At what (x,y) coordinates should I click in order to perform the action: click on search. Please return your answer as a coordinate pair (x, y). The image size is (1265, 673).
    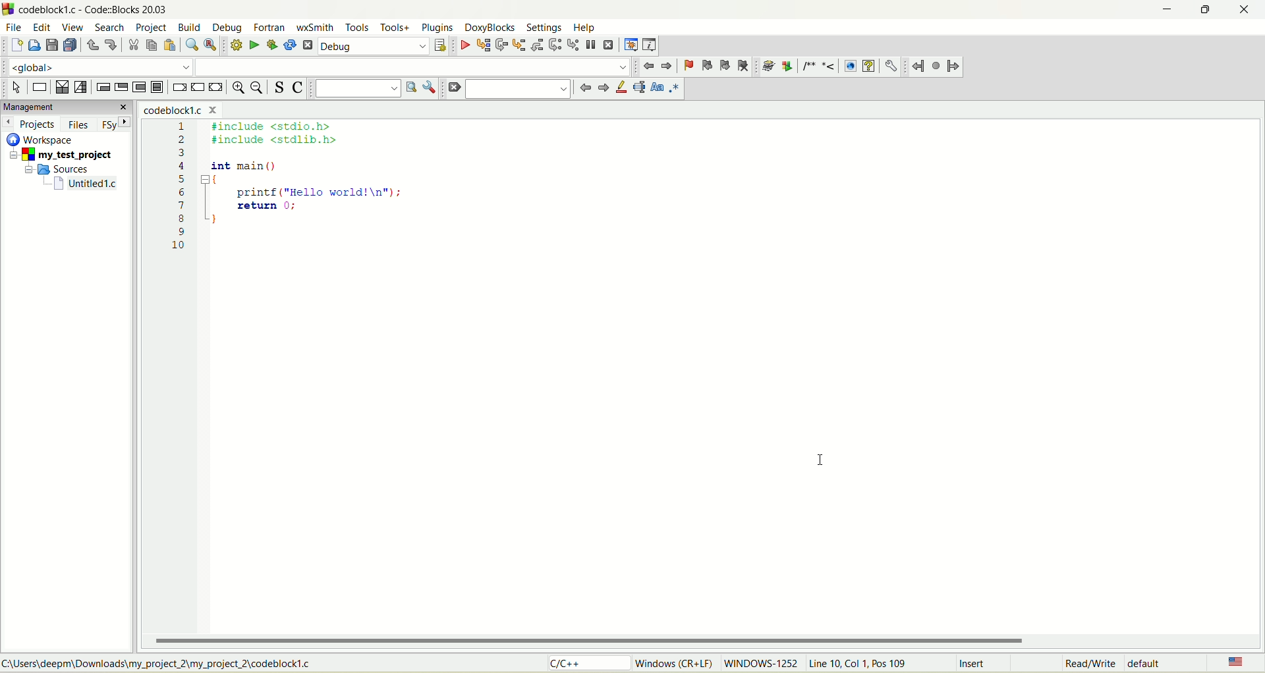
    Looking at the image, I should click on (105, 28).